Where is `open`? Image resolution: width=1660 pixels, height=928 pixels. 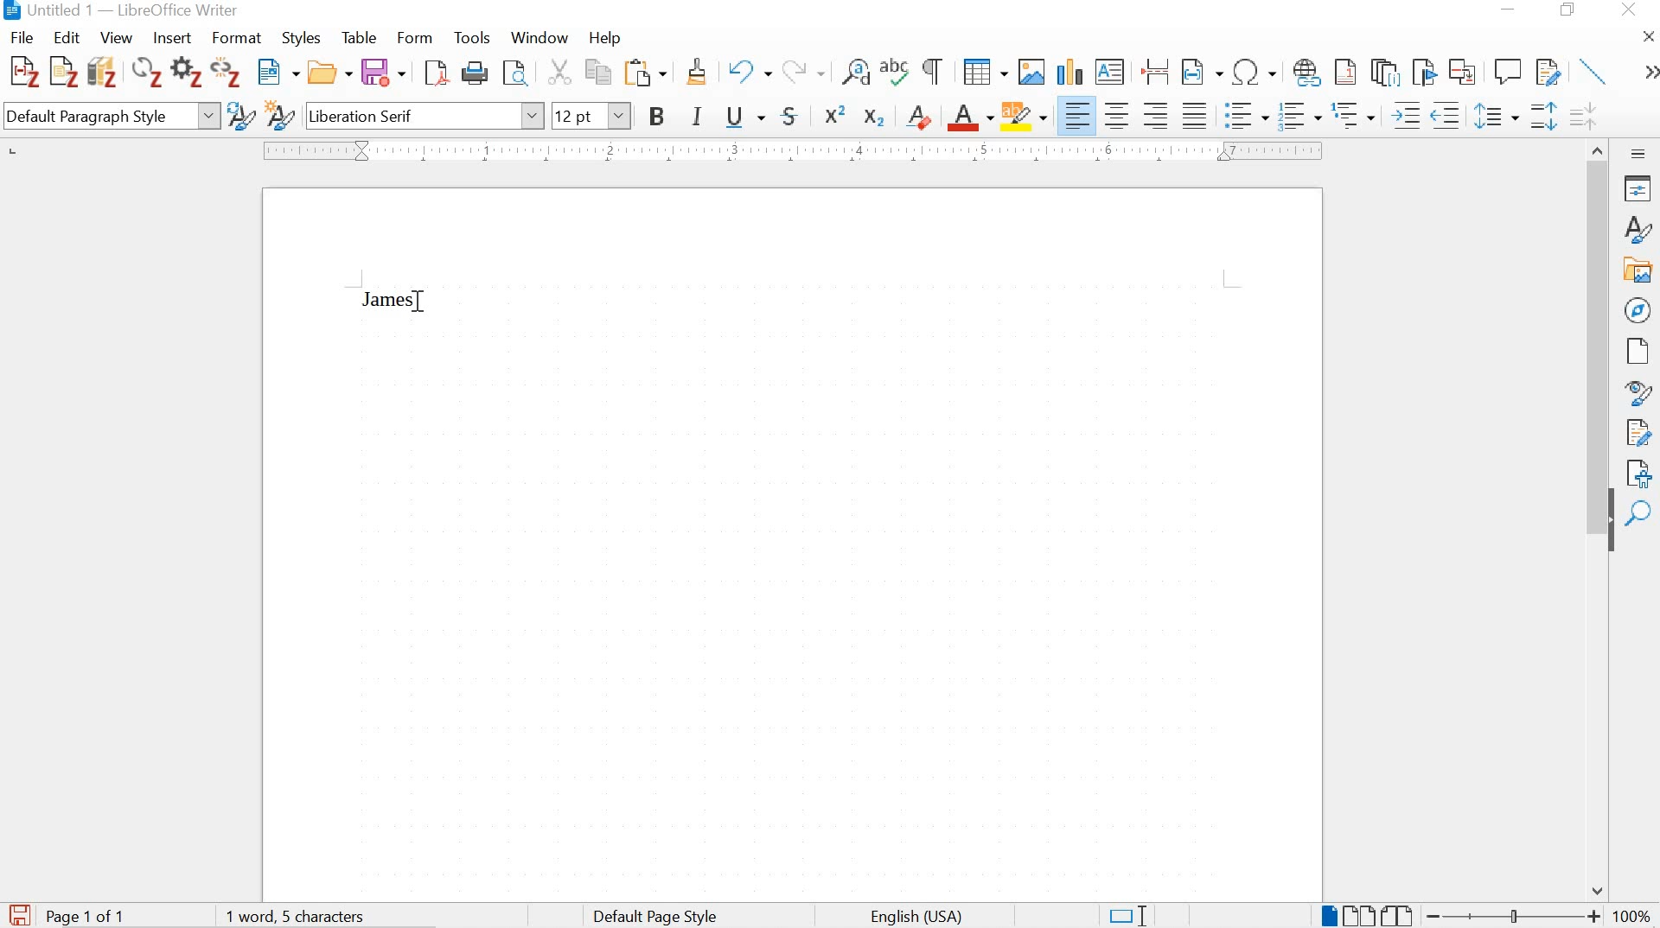
open is located at coordinates (330, 73).